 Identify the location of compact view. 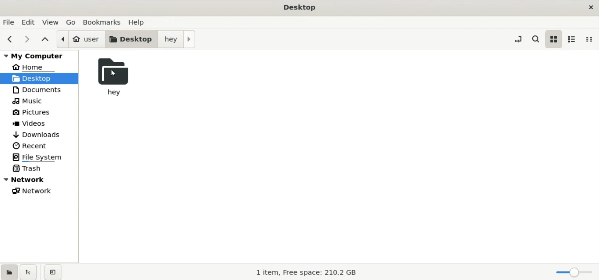
(591, 39).